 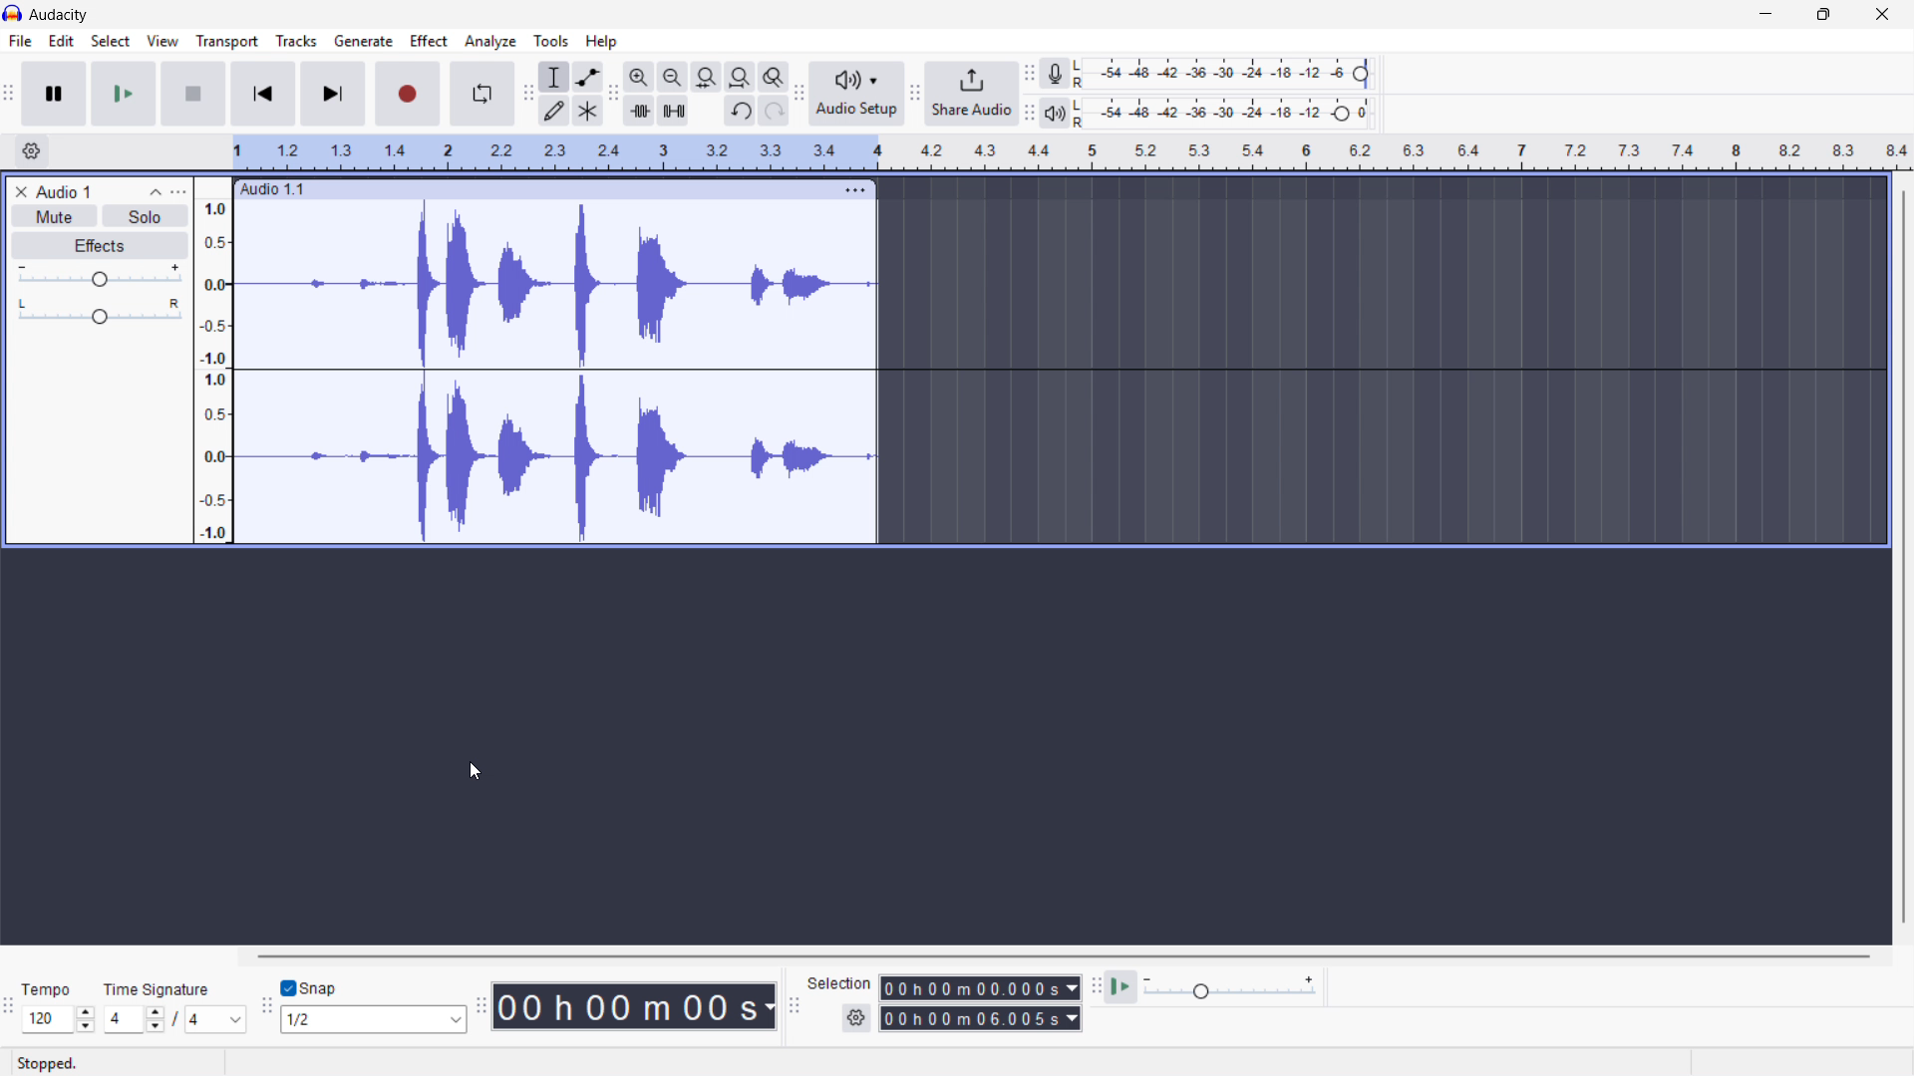 What do you see at coordinates (1029, 74) in the screenshot?
I see `Recording metre toolbar` at bounding box center [1029, 74].